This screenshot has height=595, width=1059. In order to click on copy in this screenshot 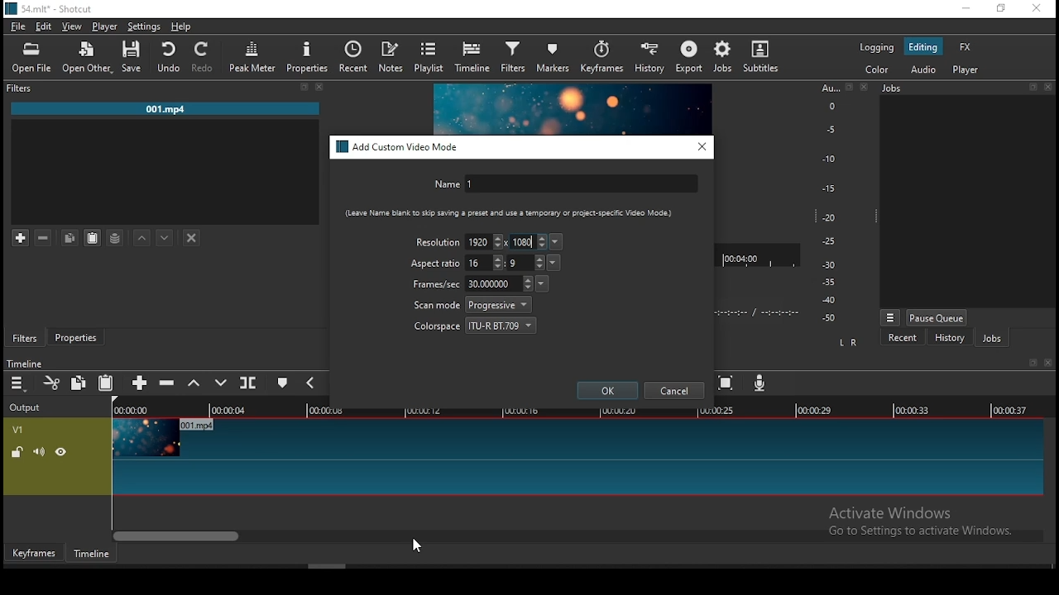, I will do `click(69, 237)`.